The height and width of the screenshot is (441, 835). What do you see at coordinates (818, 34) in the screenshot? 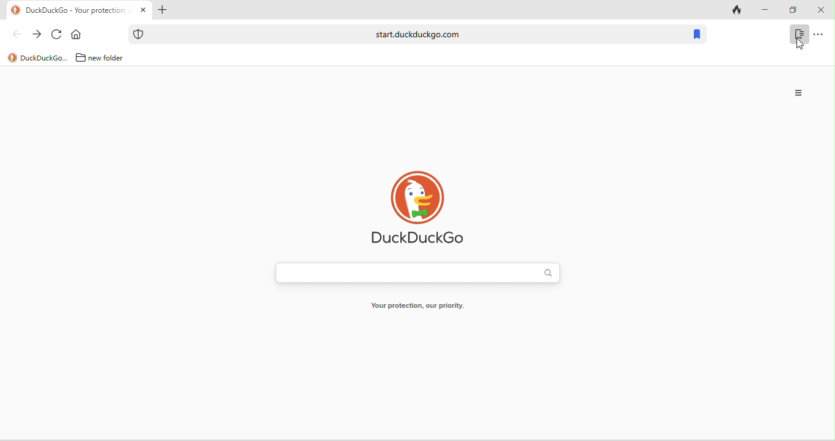
I see `options` at bounding box center [818, 34].